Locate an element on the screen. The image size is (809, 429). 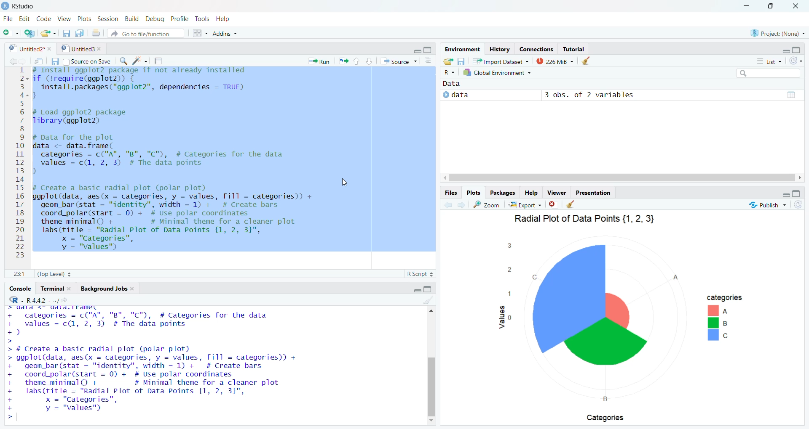
Minimize is located at coordinates (785, 196).